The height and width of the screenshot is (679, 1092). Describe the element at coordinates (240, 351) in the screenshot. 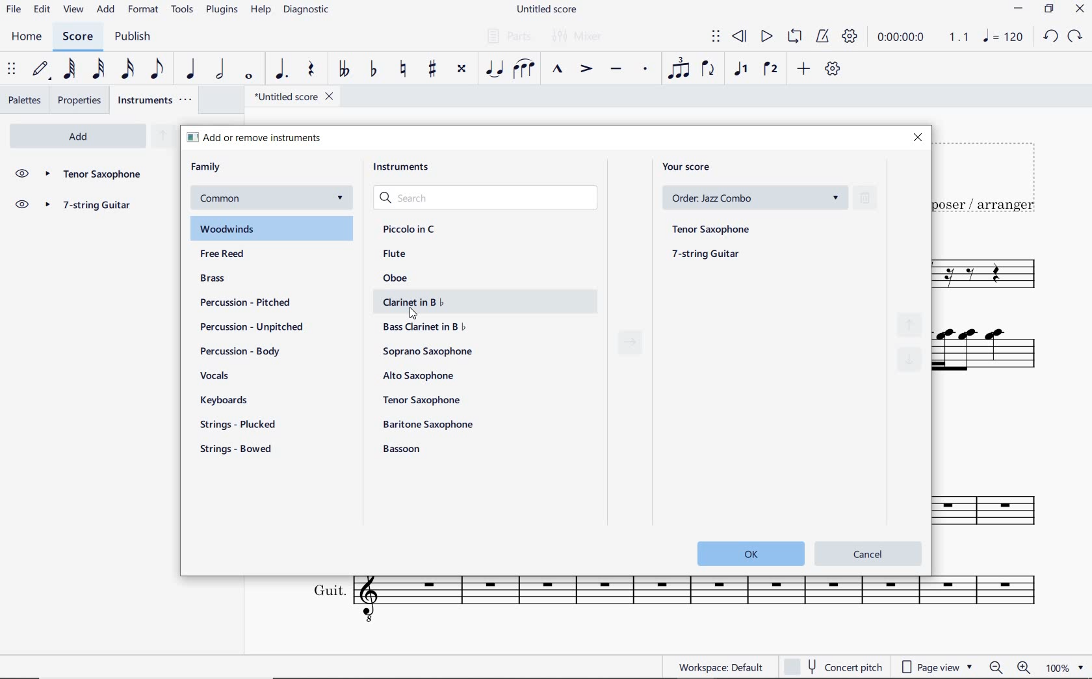

I see `percussion - body` at that location.